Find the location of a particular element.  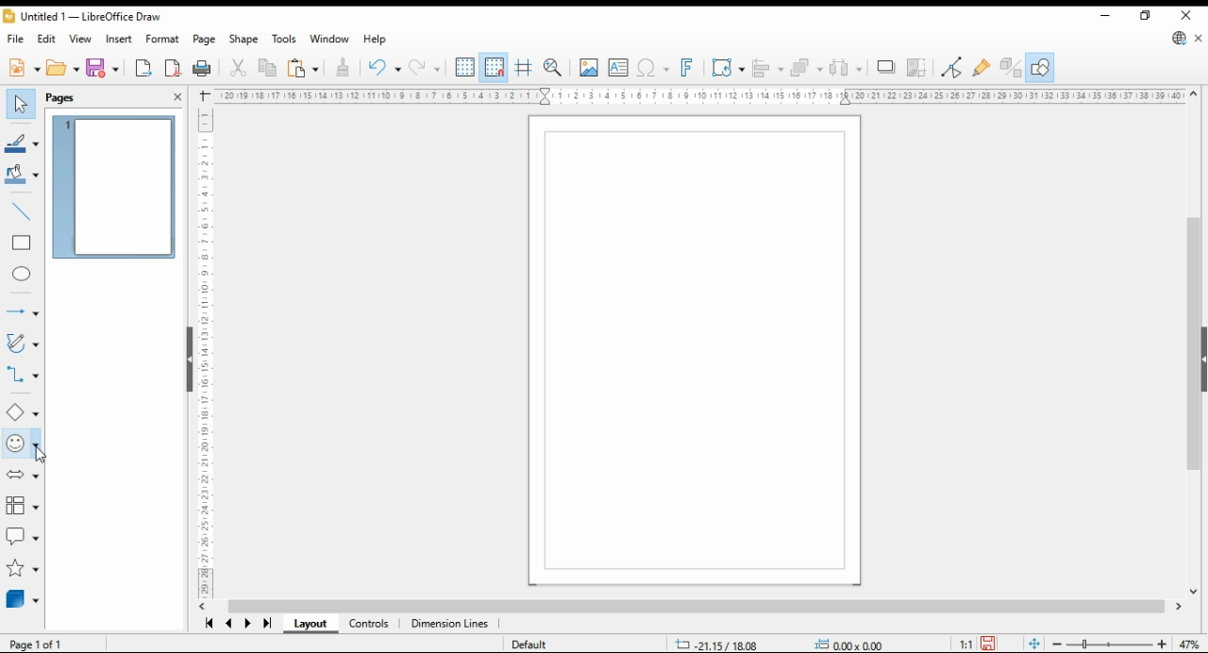

libre office draw update is located at coordinates (1180, 38).